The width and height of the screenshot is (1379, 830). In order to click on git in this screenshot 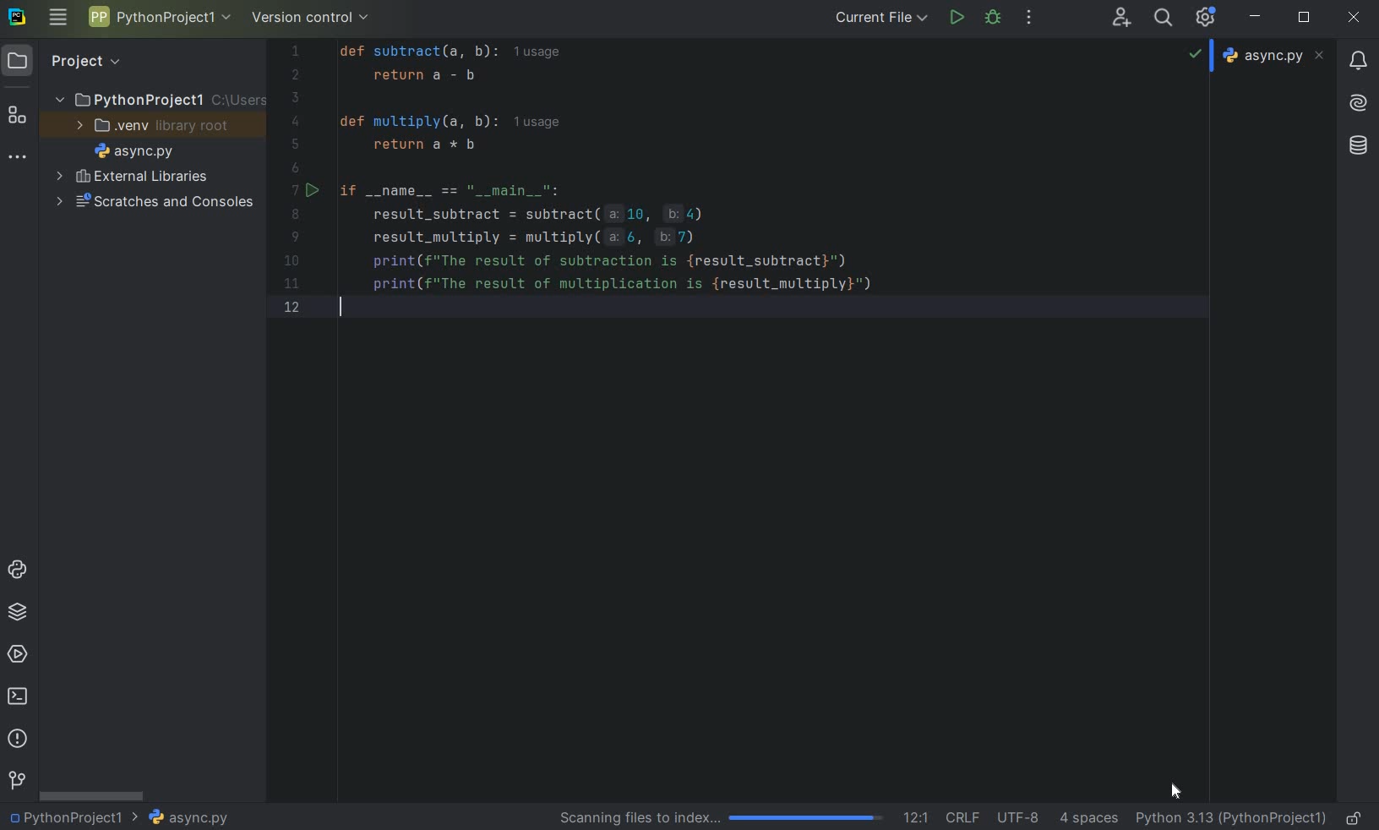, I will do `click(16, 781)`.